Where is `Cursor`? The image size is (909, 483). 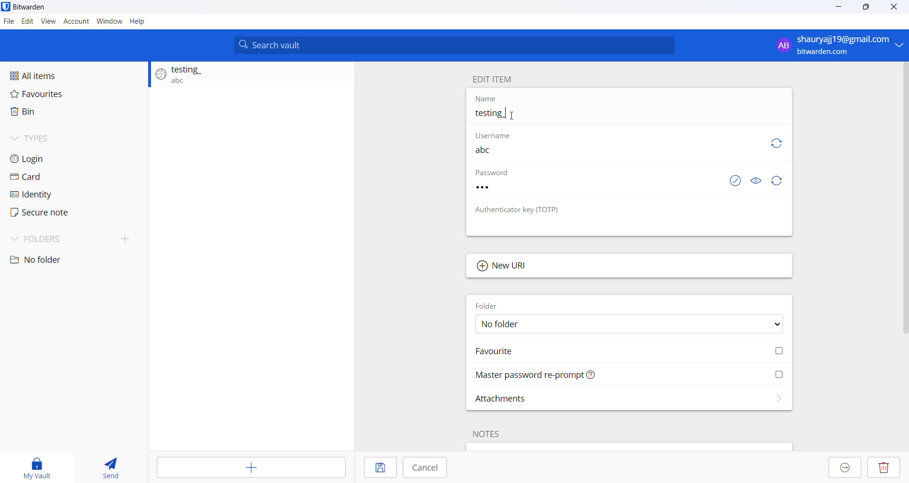
Cursor is located at coordinates (513, 116).